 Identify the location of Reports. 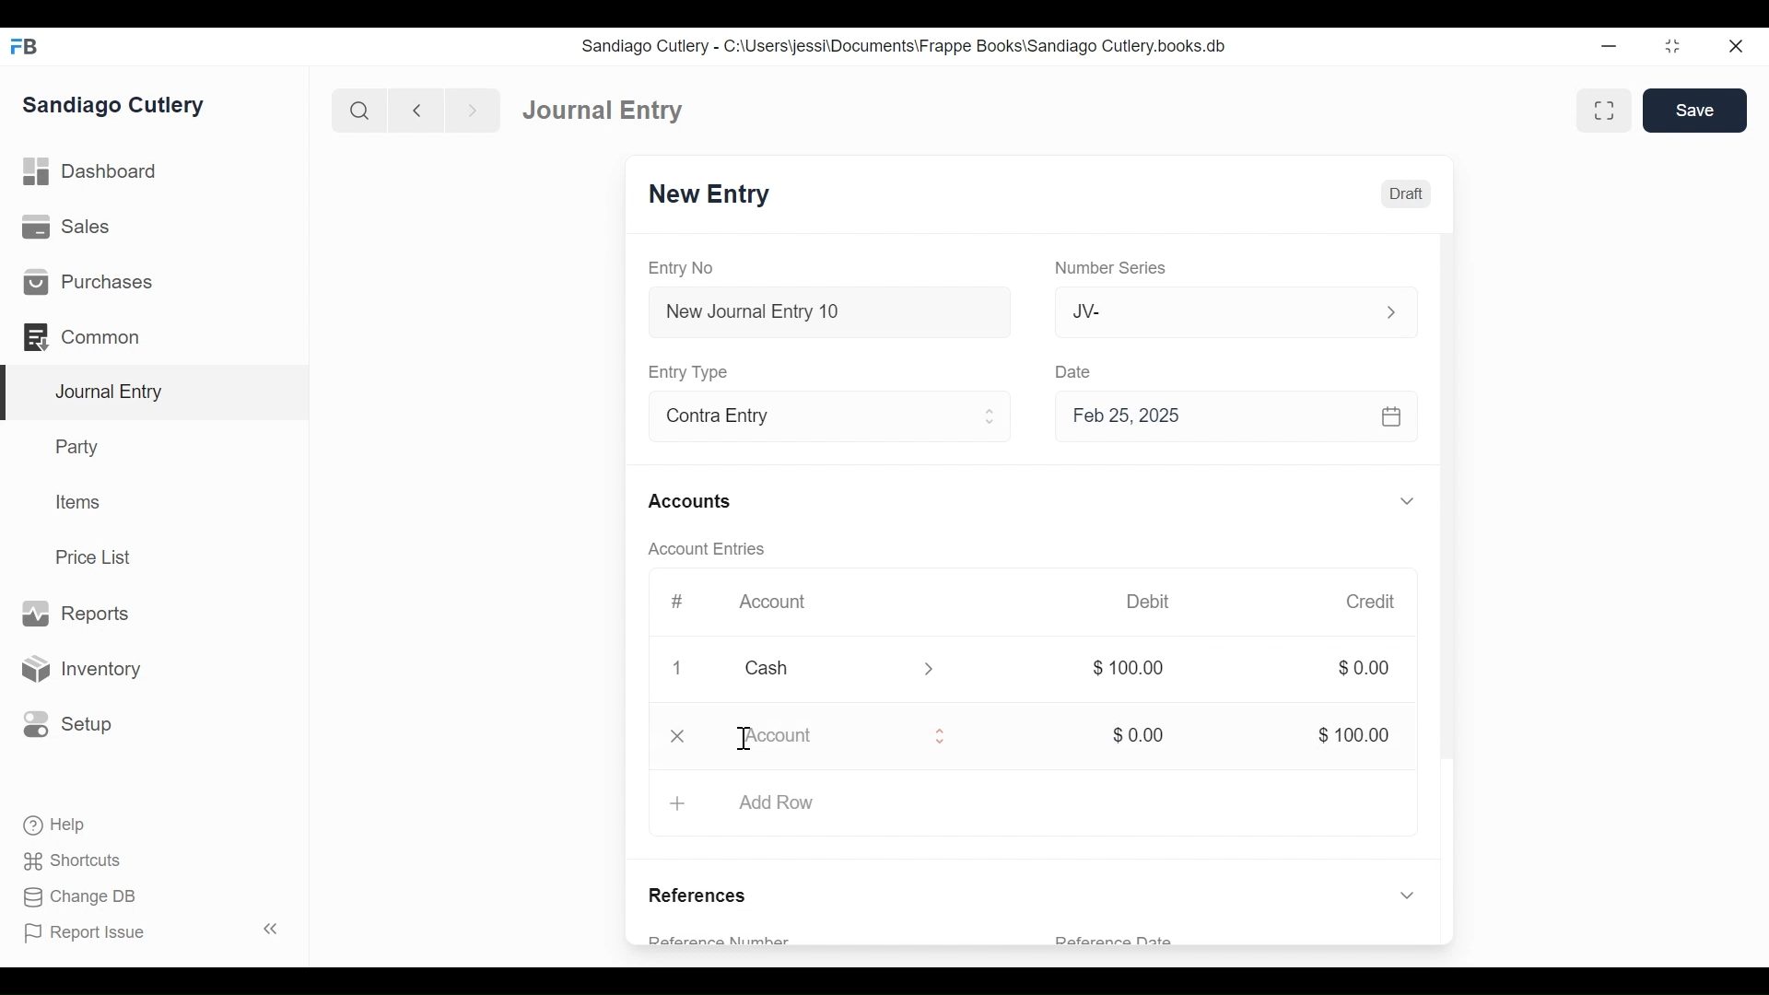
(74, 613).